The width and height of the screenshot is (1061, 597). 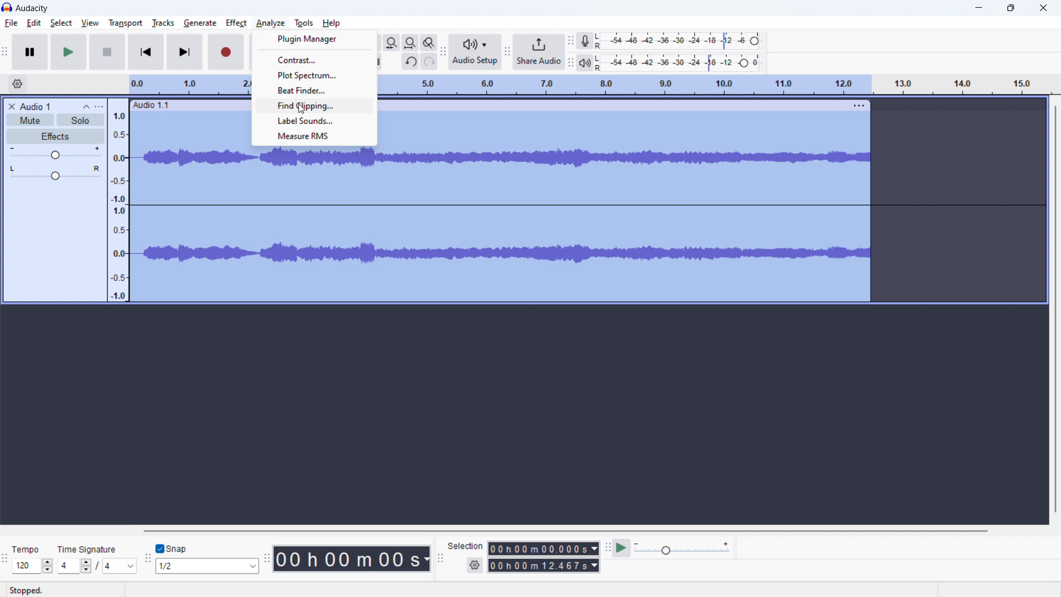 I want to click on help, so click(x=332, y=24).